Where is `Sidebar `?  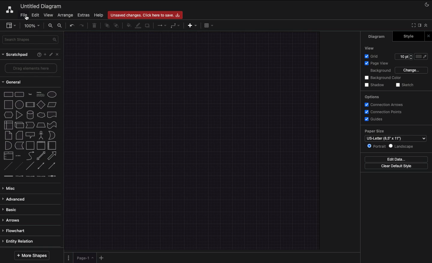
Sidebar  is located at coordinates (11, 26).